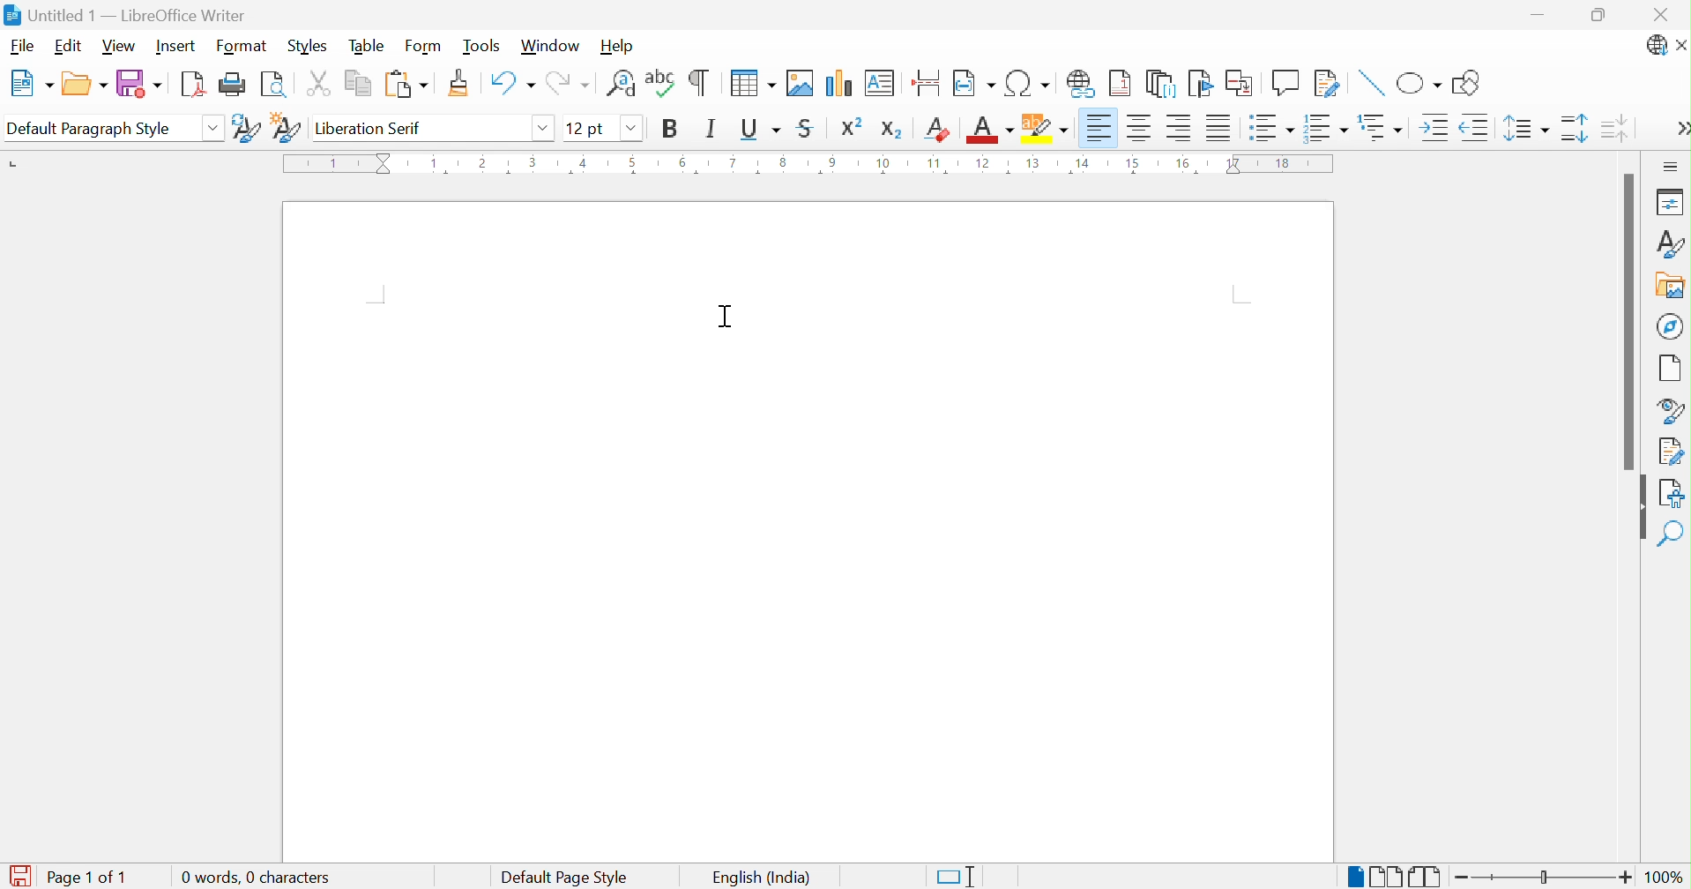 The height and width of the screenshot is (889, 1691). Describe the element at coordinates (1047, 130) in the screenshot. I see `Character highlighting color` at that location.